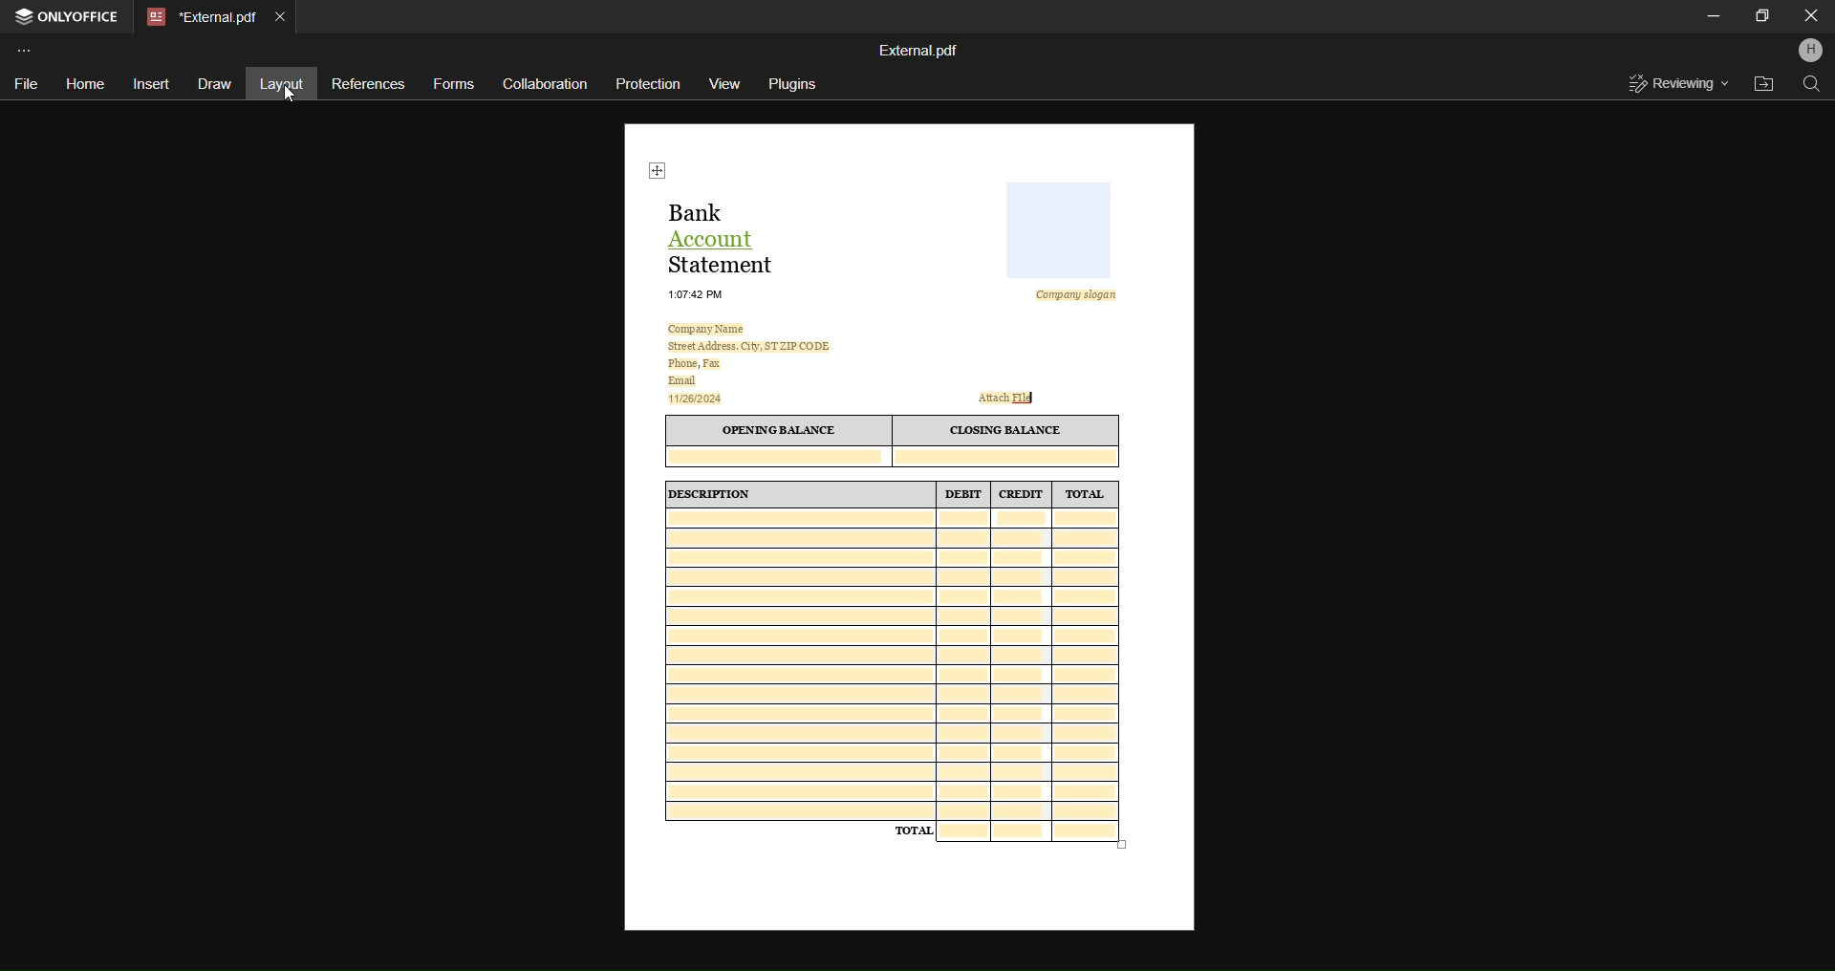 The height and width of the screenshot is (971, 1835). What do you see at coordinates (1679, 83) in the screenshot?
I see `Reveiwing` at bounding box center [1679, 83].